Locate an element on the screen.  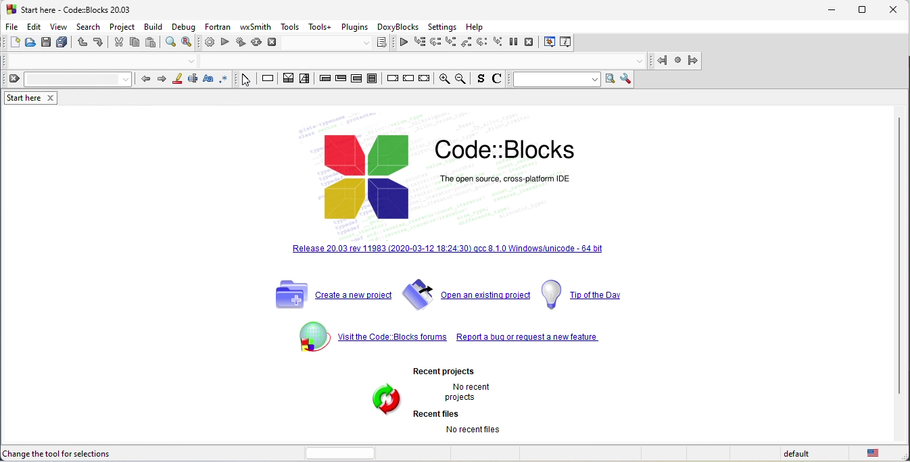
select target dialog is located at coordinates (341, 44).